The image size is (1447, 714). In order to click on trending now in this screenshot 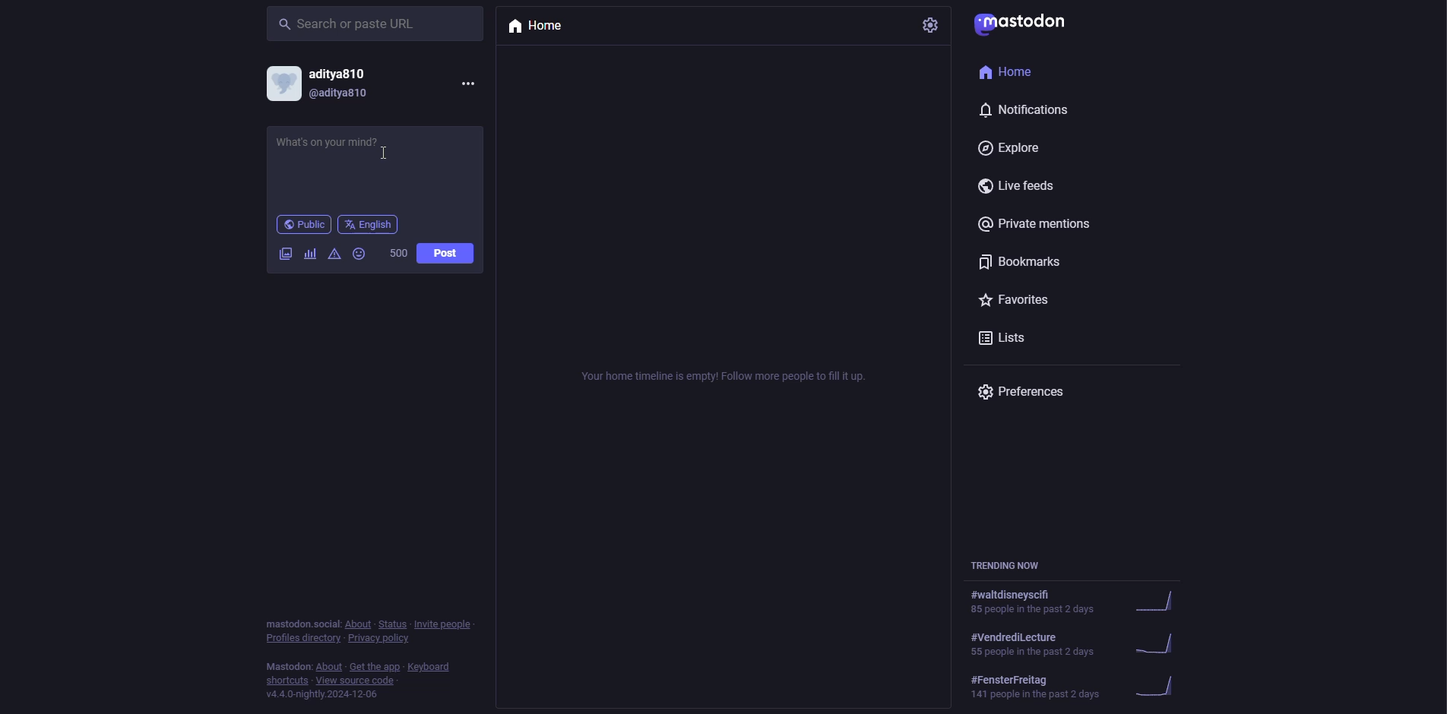, I will do `click(1081, 602)`.